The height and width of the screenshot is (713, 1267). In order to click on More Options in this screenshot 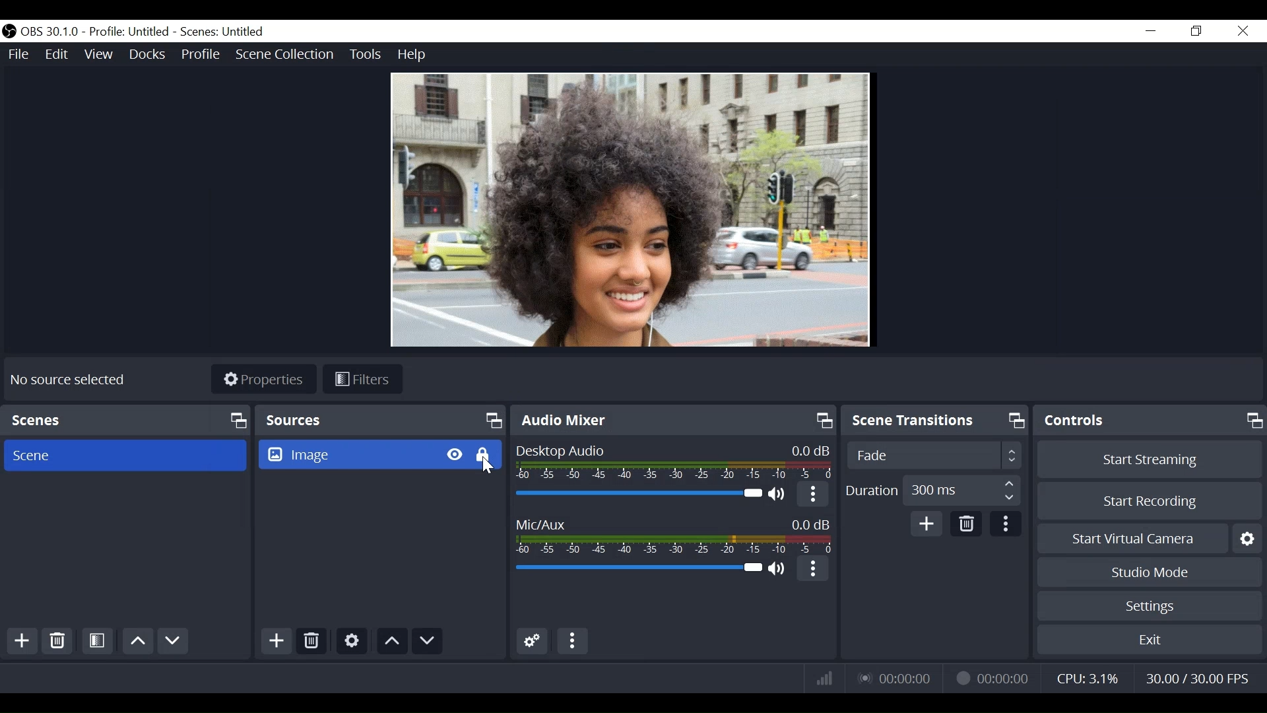, I will do `click(573, 641)`.